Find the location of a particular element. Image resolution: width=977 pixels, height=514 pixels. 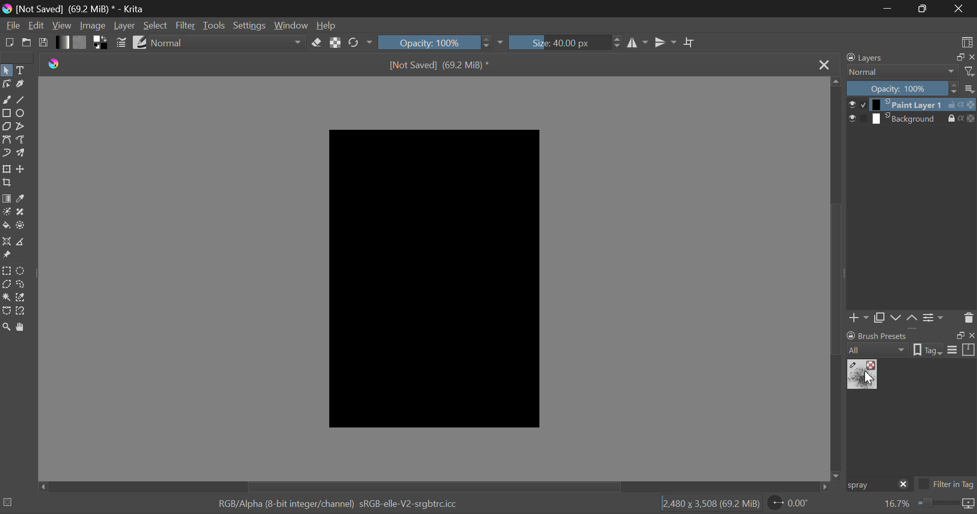

Close is located at coordinates (959, 9).